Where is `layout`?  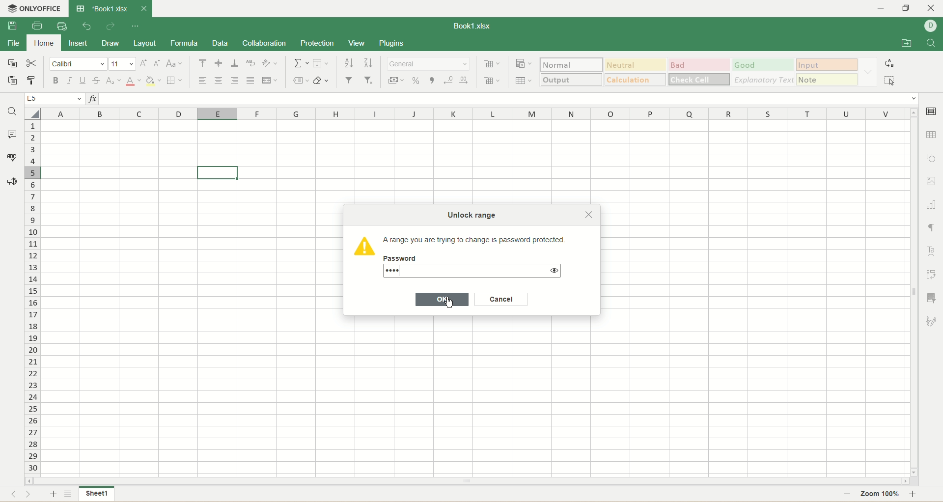
layout is located at coordinates (145, 44).